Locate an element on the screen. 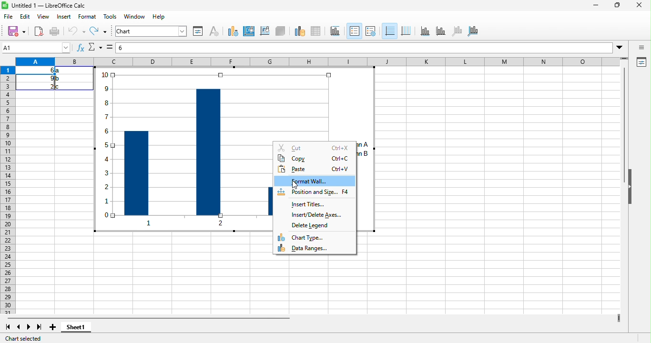 This screenshot has width=651, height=343. first is located at coordinates (10, 328).